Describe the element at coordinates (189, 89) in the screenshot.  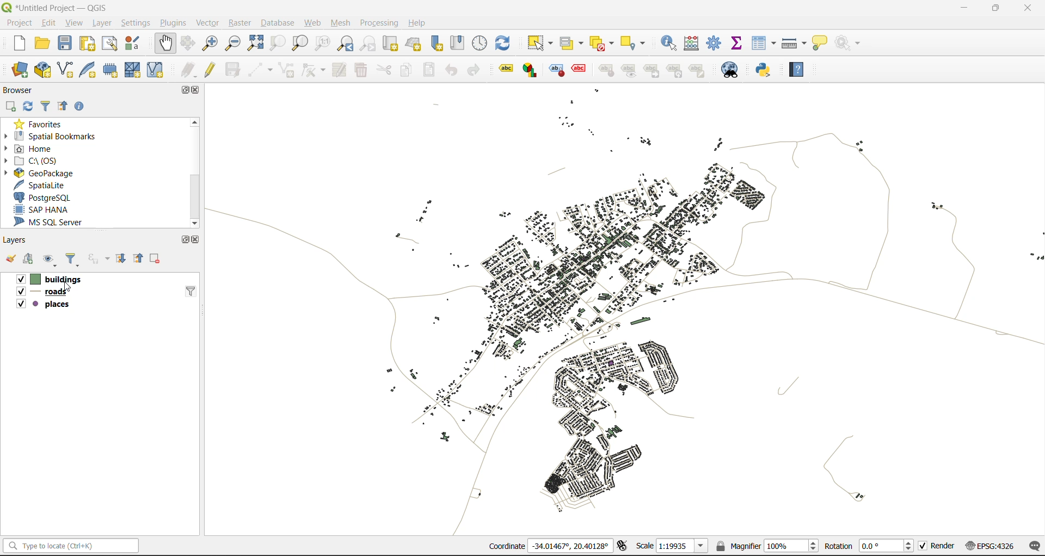
I see `maximize` at that location.